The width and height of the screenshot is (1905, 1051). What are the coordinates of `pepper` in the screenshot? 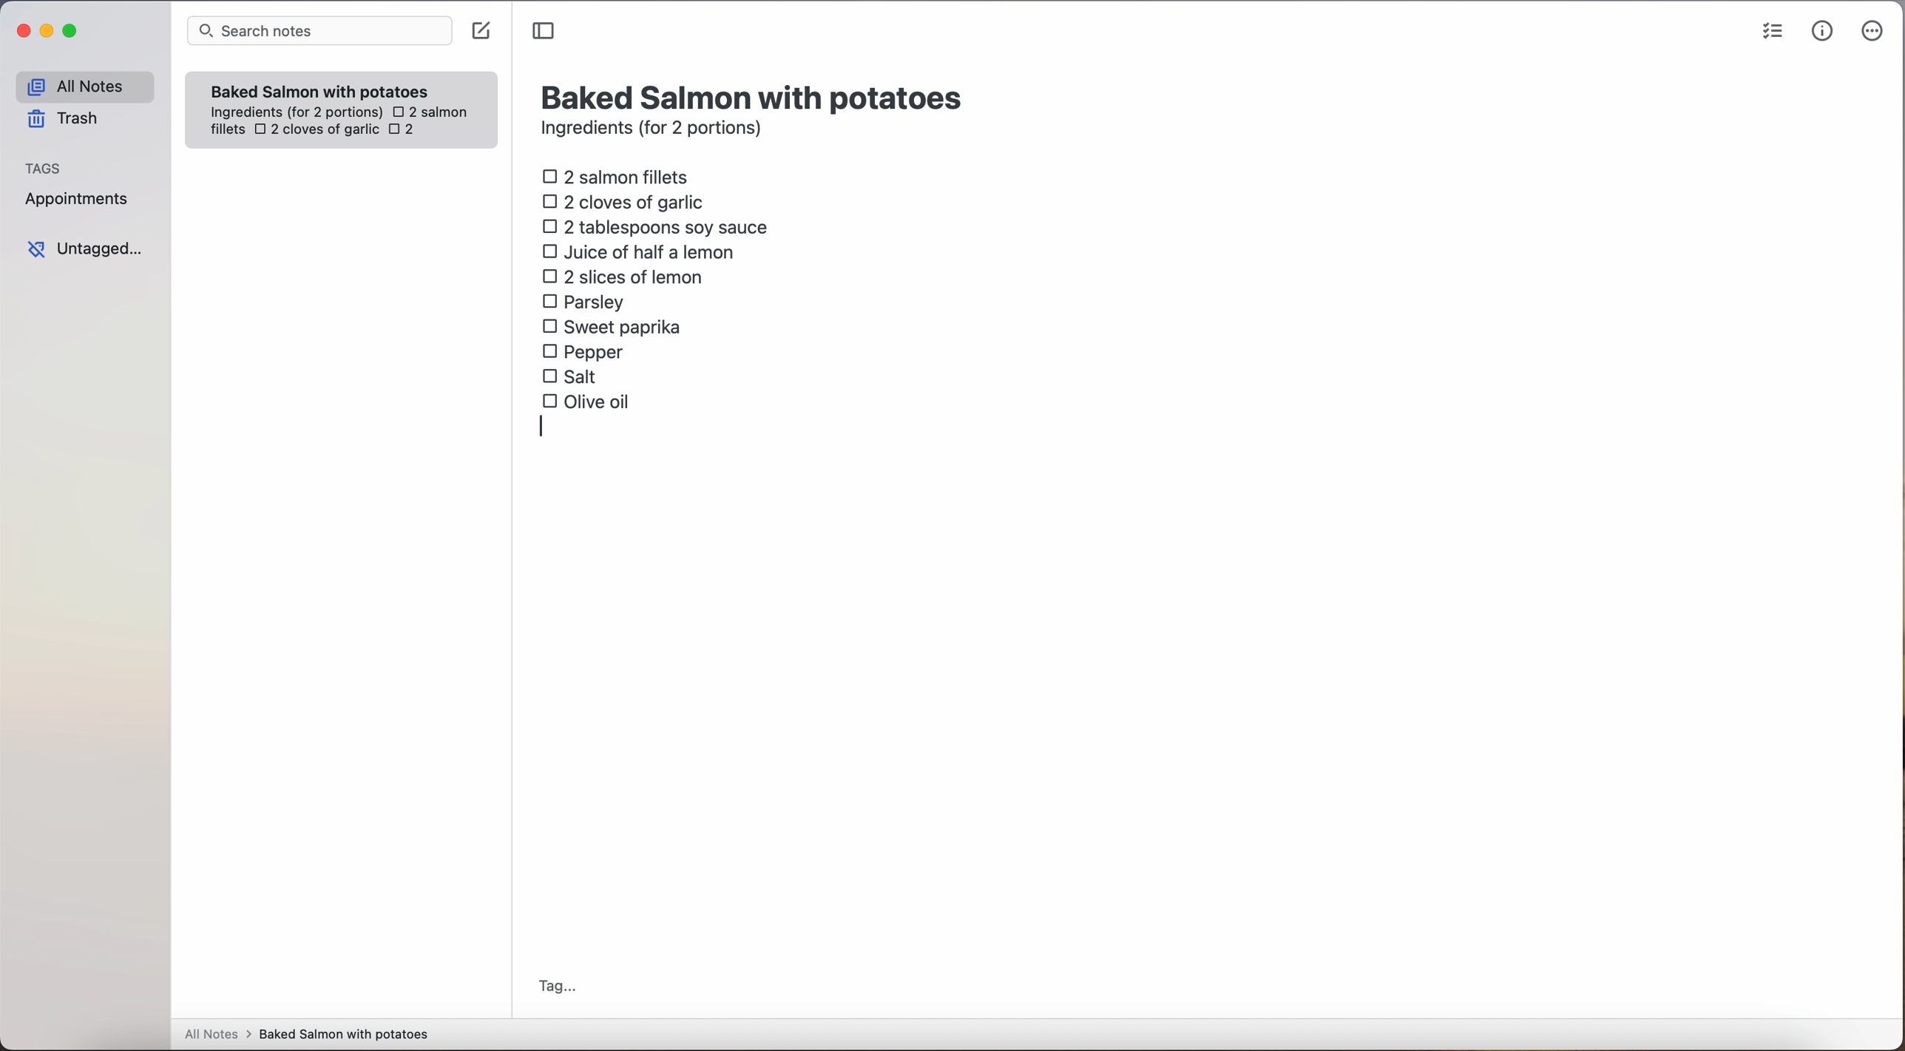 It's located at (586, 351).